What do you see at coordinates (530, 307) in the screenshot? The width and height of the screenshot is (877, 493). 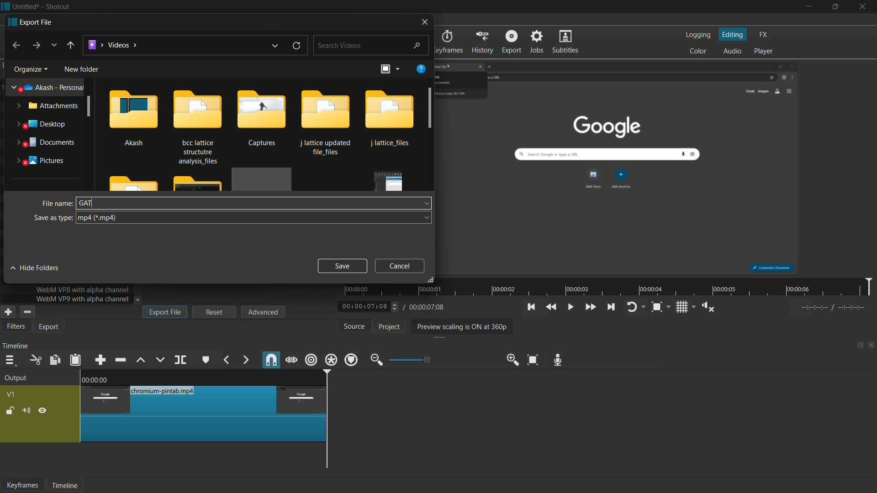 I see `skip to the previous point` at bounding box center [530, 307].